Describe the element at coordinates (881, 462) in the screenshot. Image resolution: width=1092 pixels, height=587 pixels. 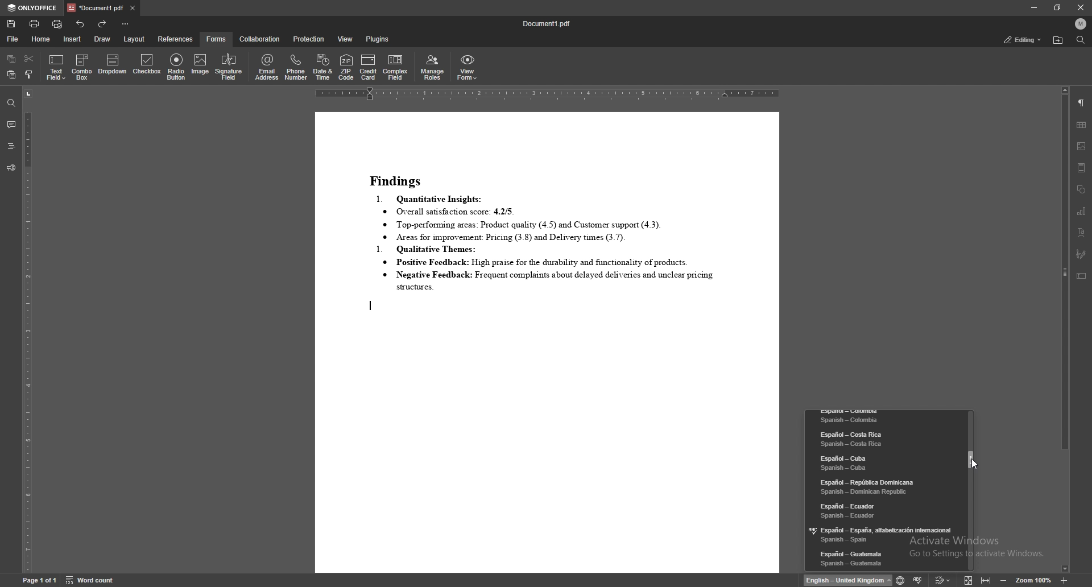
I see `language` at that location.